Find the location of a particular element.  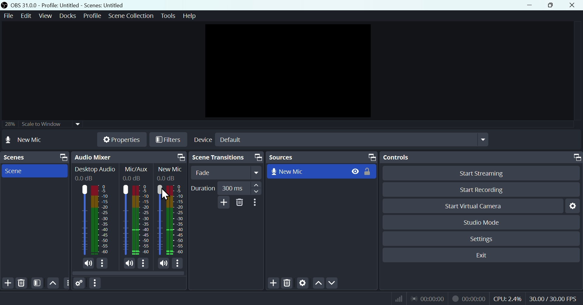

Live Status is located at coordinates (427, 298).